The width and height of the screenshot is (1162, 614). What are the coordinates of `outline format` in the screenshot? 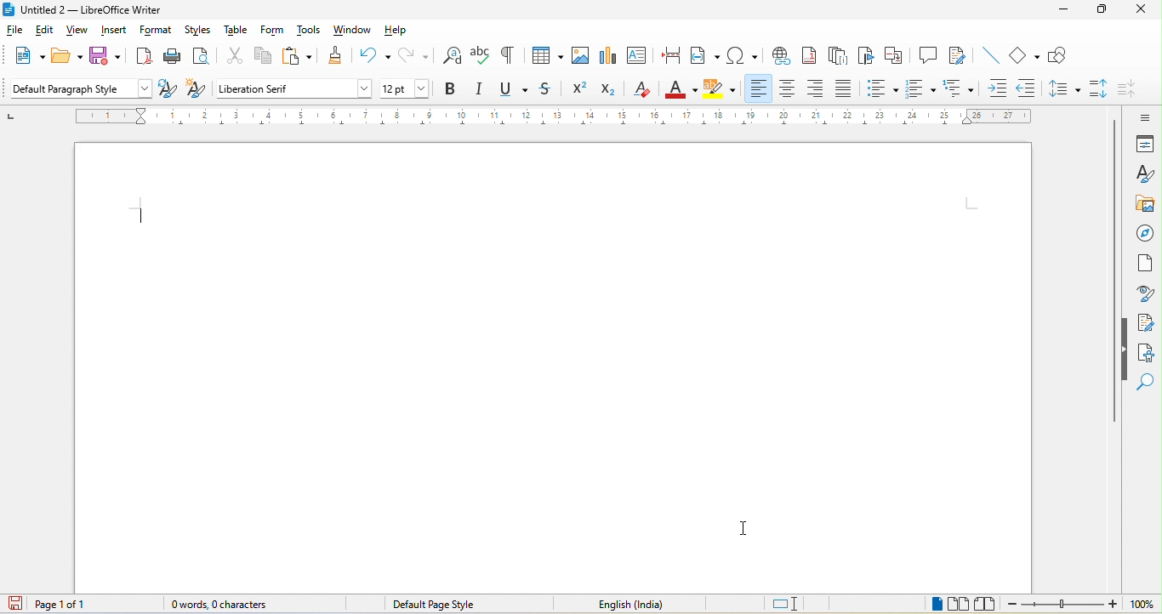 It's located at (959, 88).